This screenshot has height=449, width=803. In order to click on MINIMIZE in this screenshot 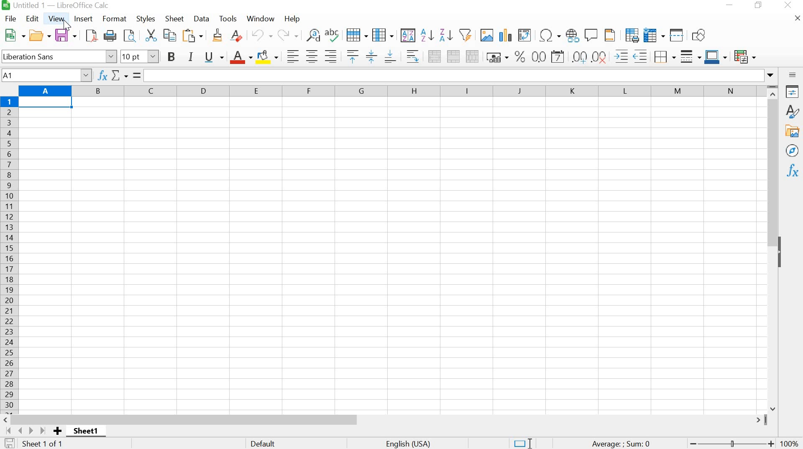, I will do `click(729, 5)`.